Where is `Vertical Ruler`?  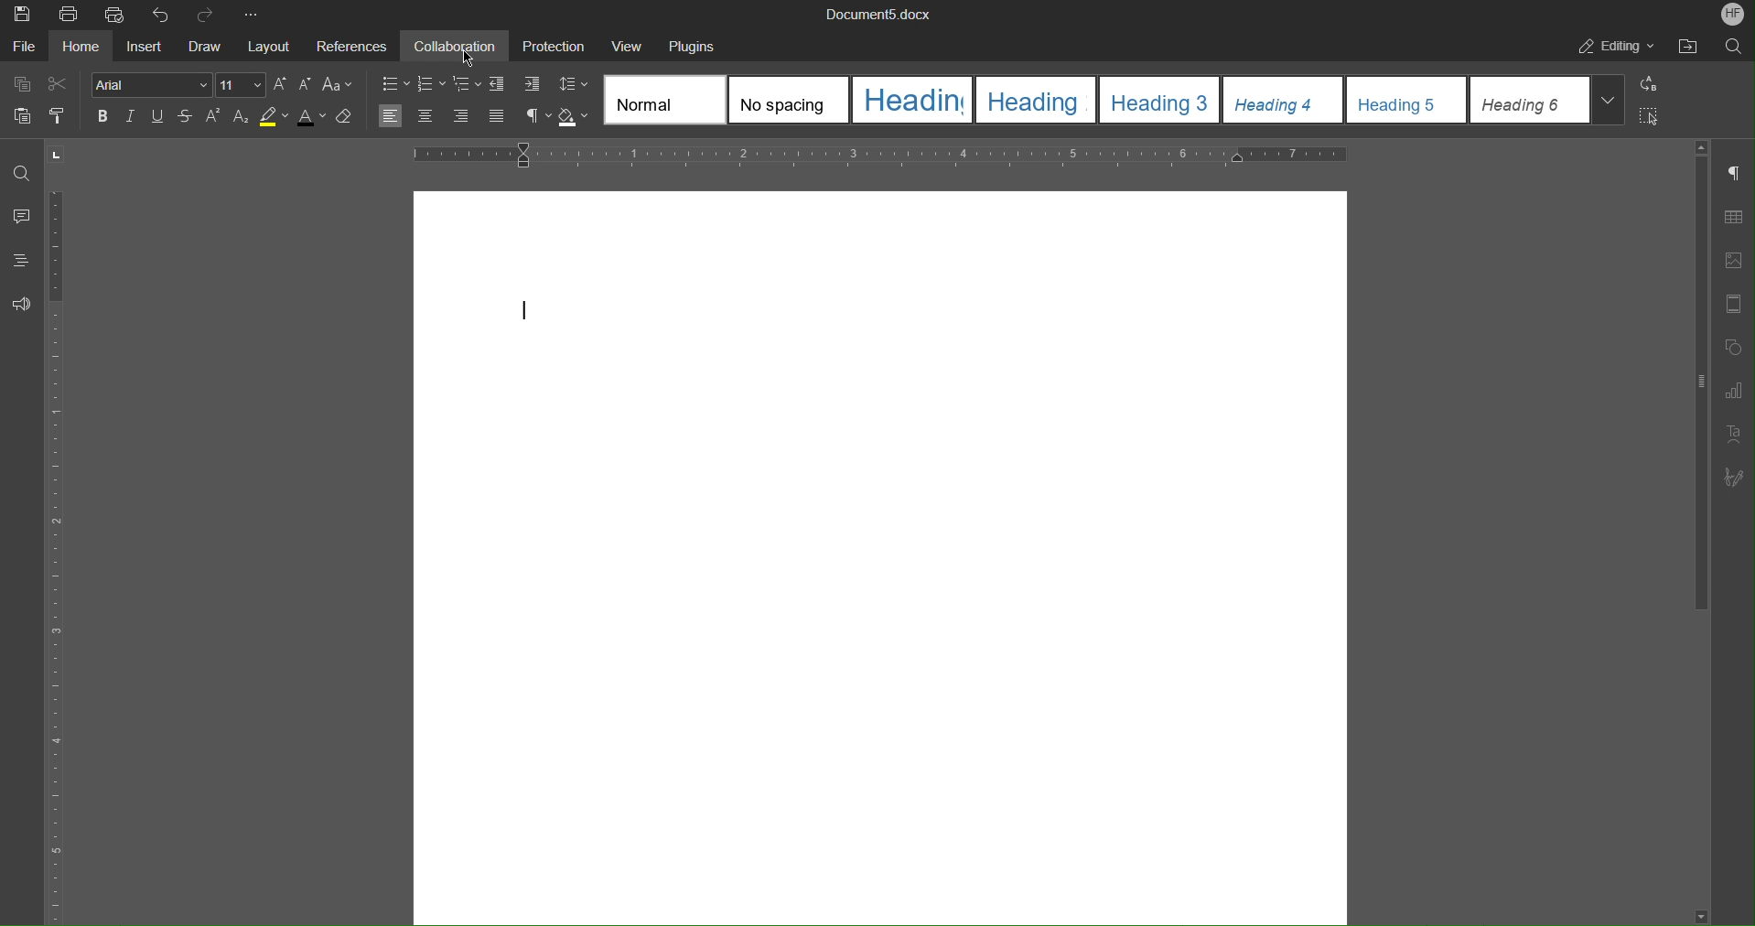 Vertical Ruler is located at coordinates (59, 558).